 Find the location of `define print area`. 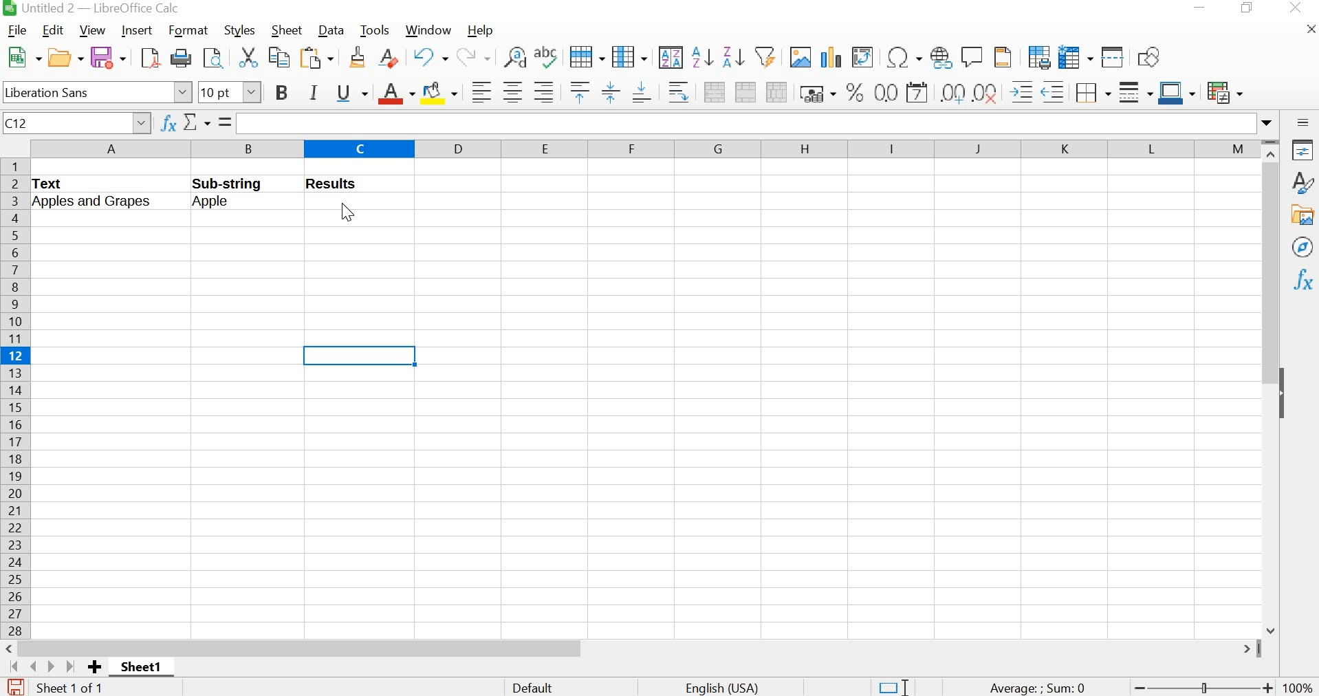

define print area is located at coordinates (1038, 56).